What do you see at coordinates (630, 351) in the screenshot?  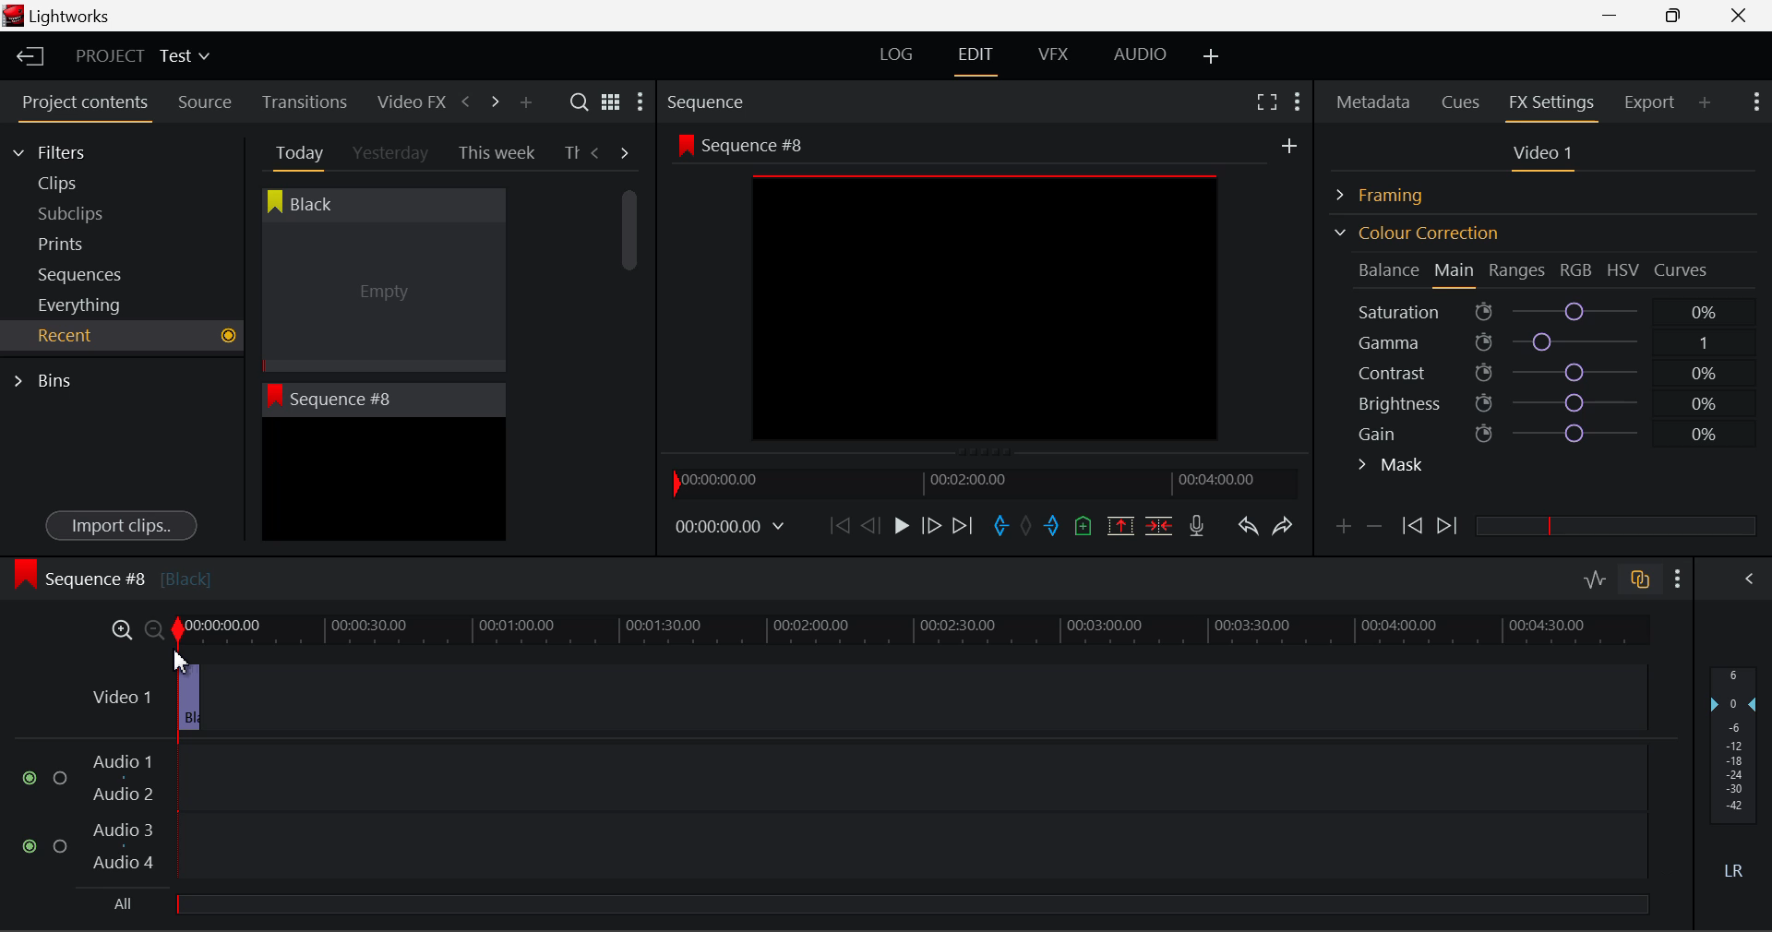 I see `Scroll Bar` at bounding box center [630, 351].